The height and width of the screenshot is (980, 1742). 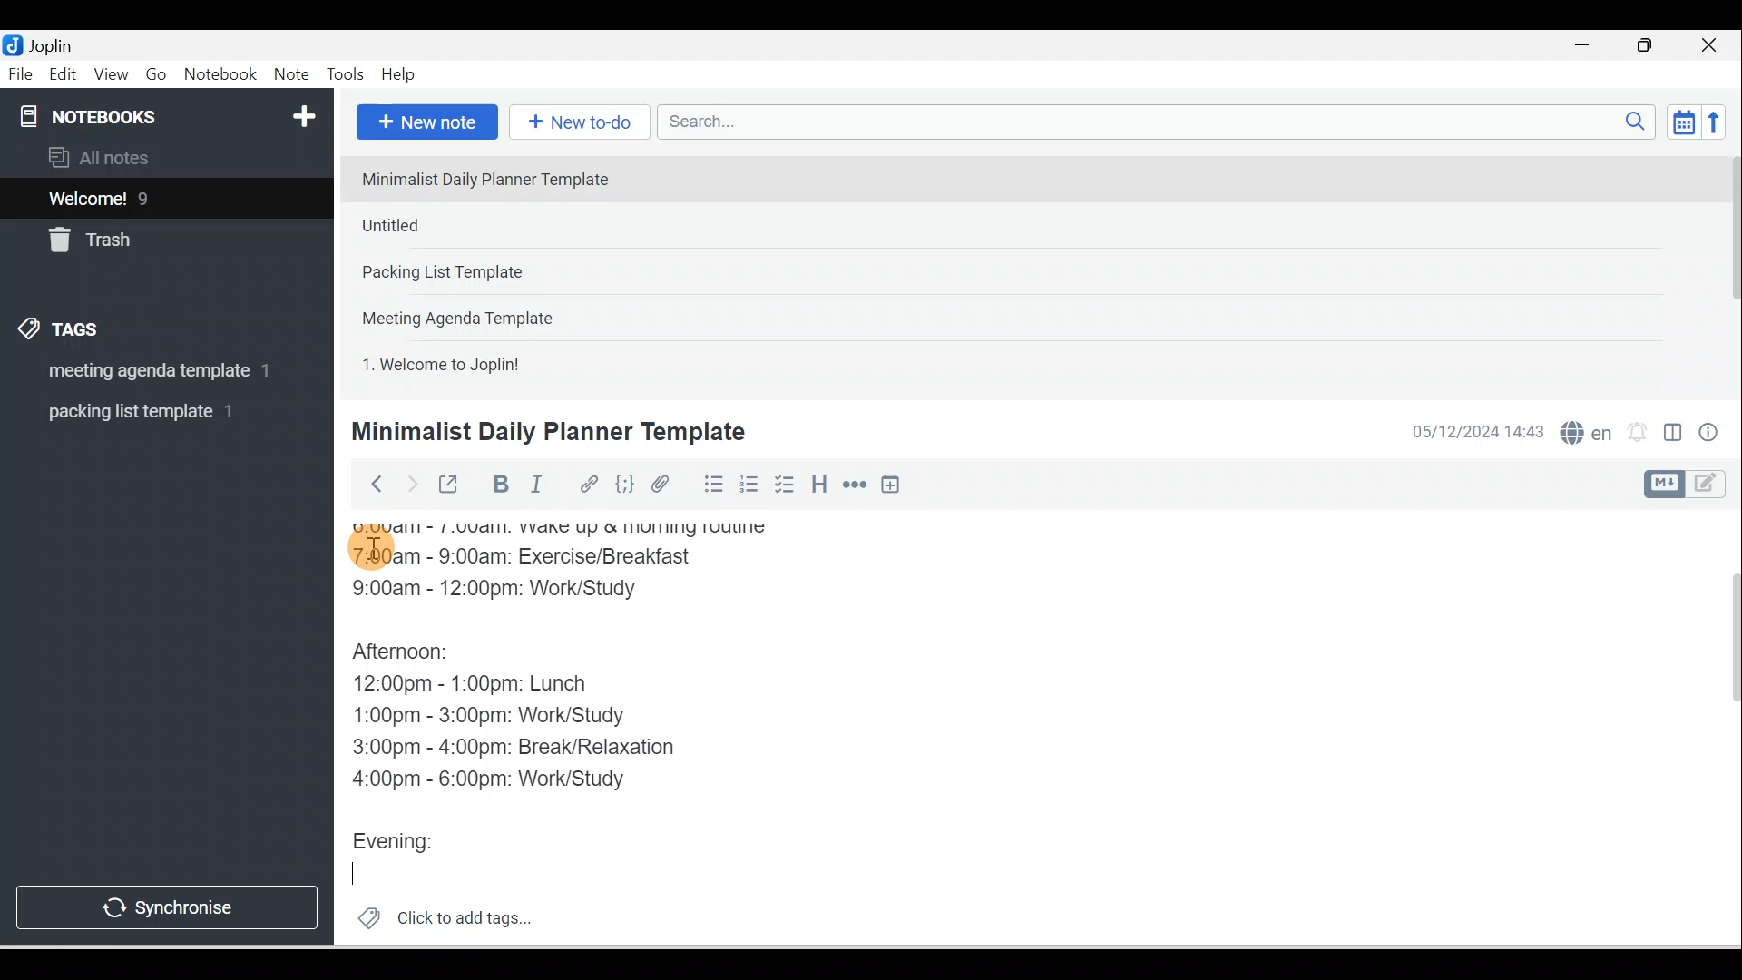 I want to click on 12:00pm - 1:00pm: Lunch, so click(x=494, y=685).